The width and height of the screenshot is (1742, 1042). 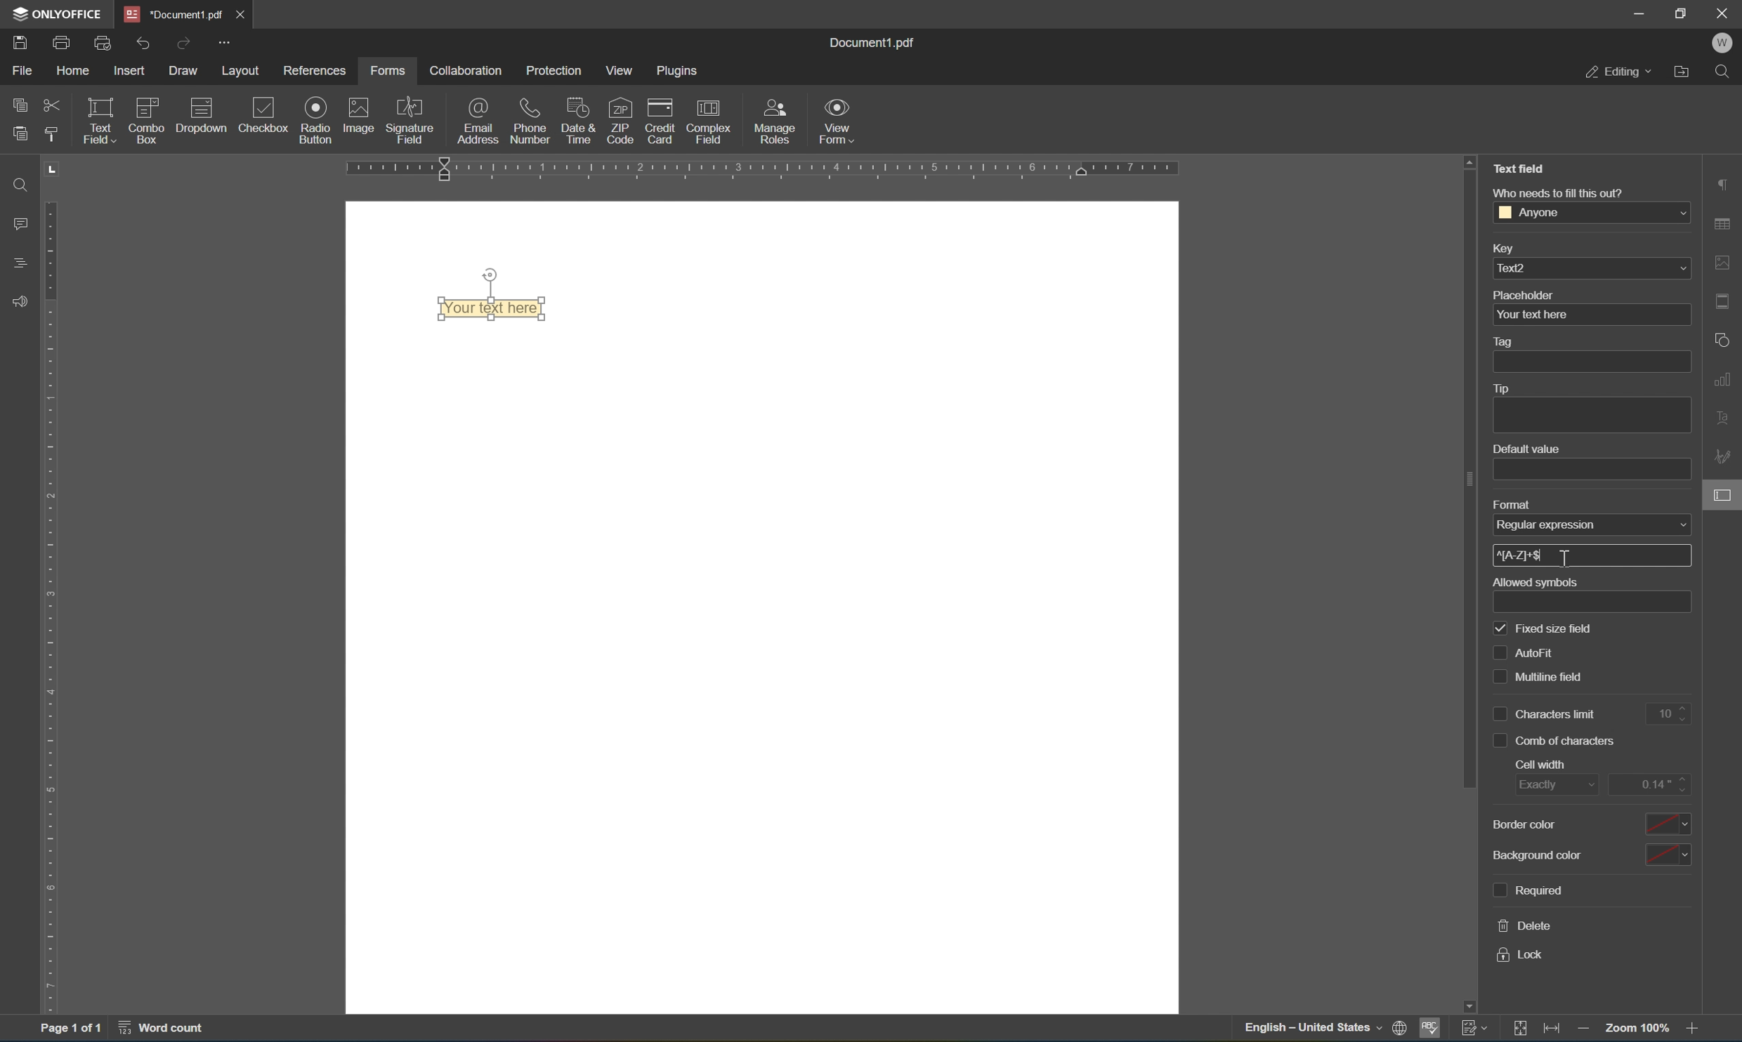 I want to click on view, so click(x=620, y=69).